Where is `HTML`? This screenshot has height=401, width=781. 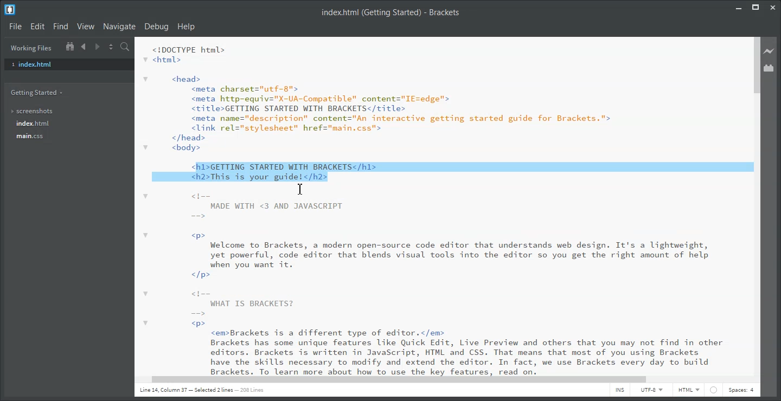
HTML is located at coordinates (689, 391).